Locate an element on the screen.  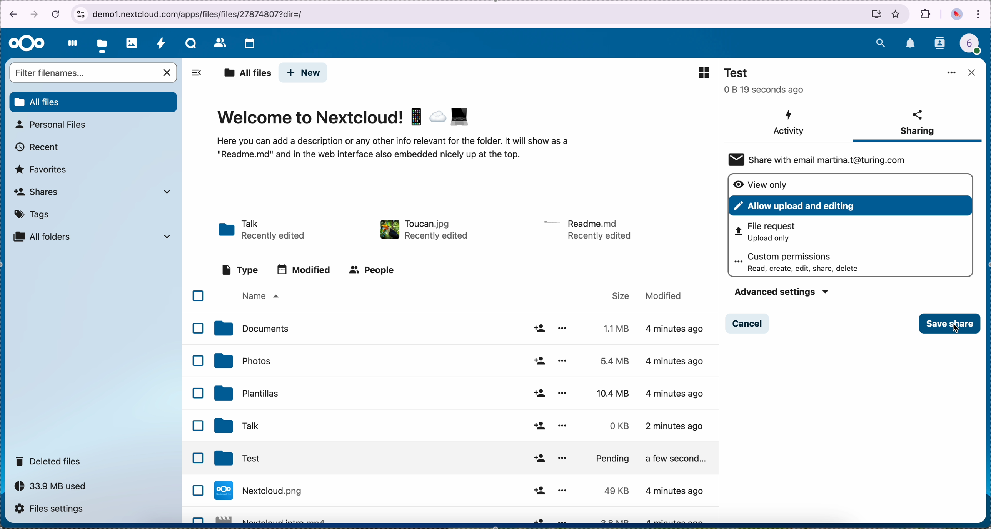
file is located at coordinates (462, 516).